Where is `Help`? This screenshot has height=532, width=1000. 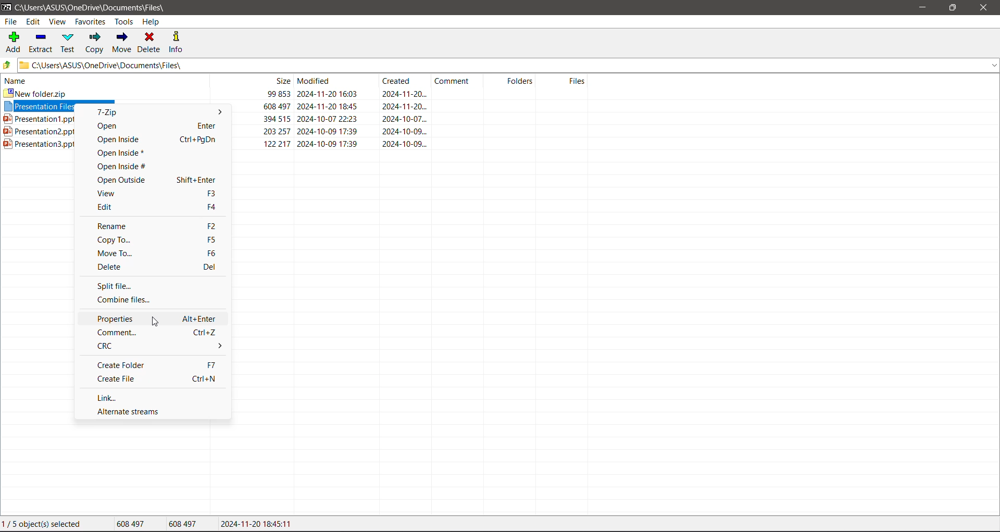
Help is located at coordinates (154, 21).